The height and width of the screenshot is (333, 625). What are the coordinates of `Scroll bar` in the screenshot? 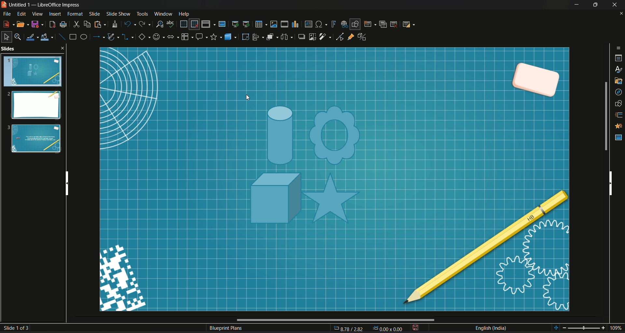 It's located at (605, 116).